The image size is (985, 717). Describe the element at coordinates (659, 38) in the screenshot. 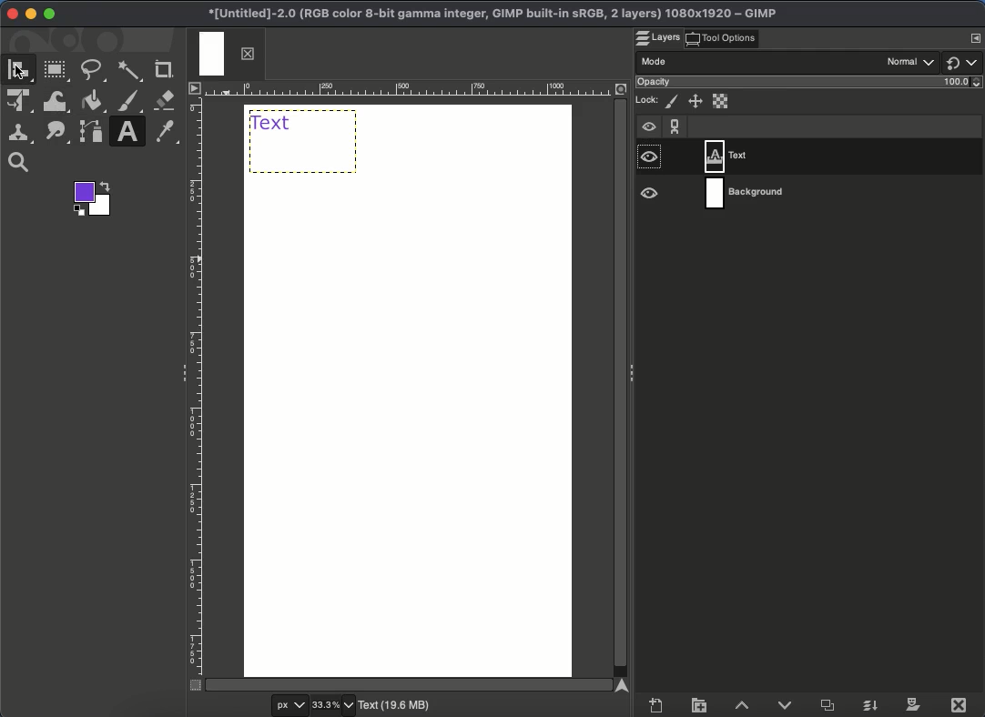

I see `Layers` at that location.